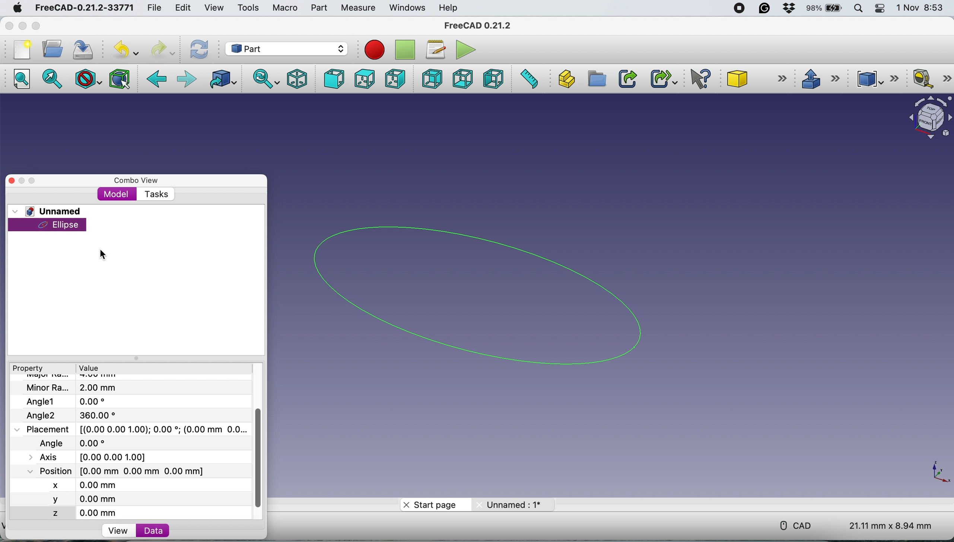  Describe the element at coordinates (118, 195) in the screenshot. I see `model` at that location.